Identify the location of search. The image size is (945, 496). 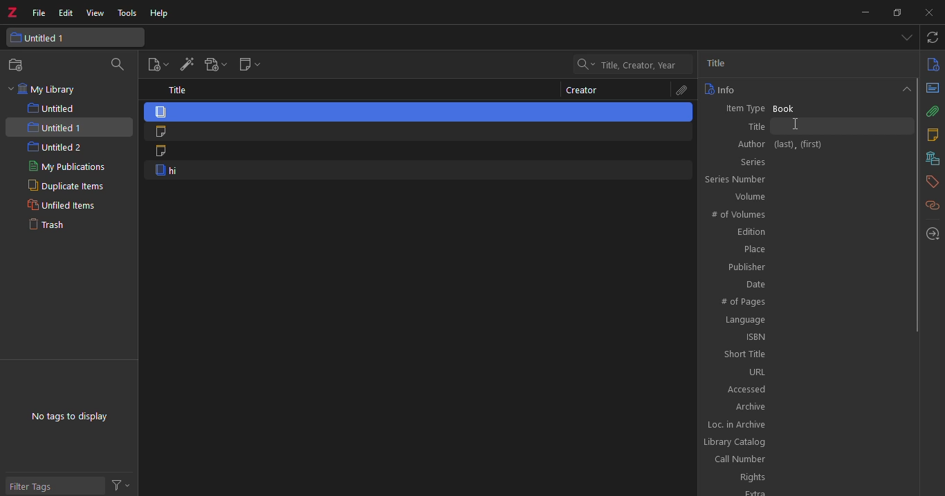
(120, 64).